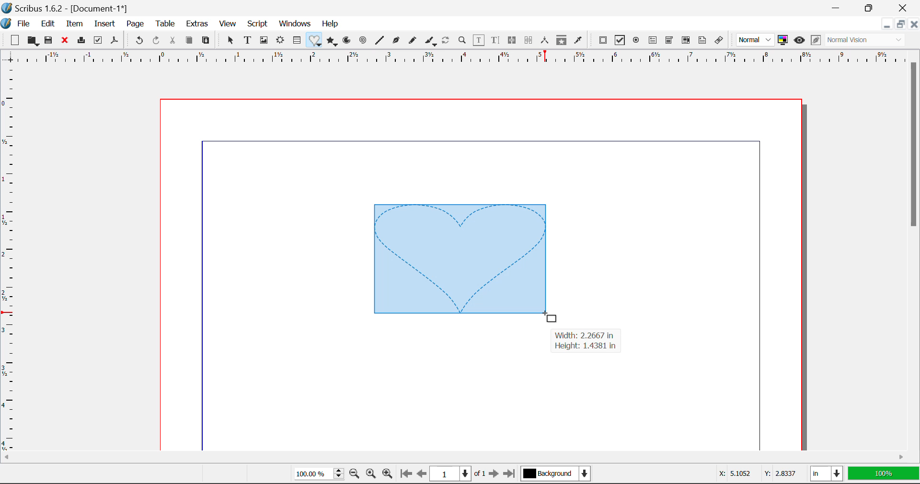 Image resolution: width=920 pixels, height=484 pixels. What do you see at coordinates (687, 41) in the screenshot?
I see `Pdf List box` at bounding box center [687, 41].